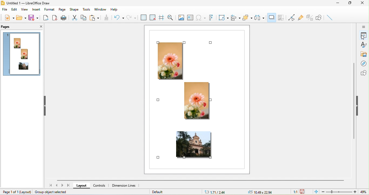  What do you see at coordinates (195, 97) in the screenshot?
I see `select image` at bounding box center [195, 97].